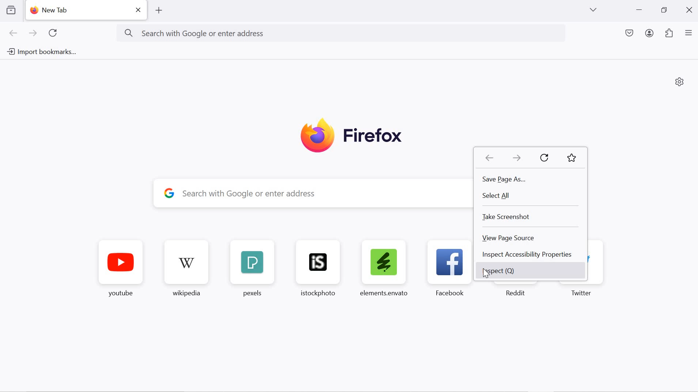 Image resolution: width=698 pixels, height=392 pixels. I want to click on RELOAD, so click(56, 33).